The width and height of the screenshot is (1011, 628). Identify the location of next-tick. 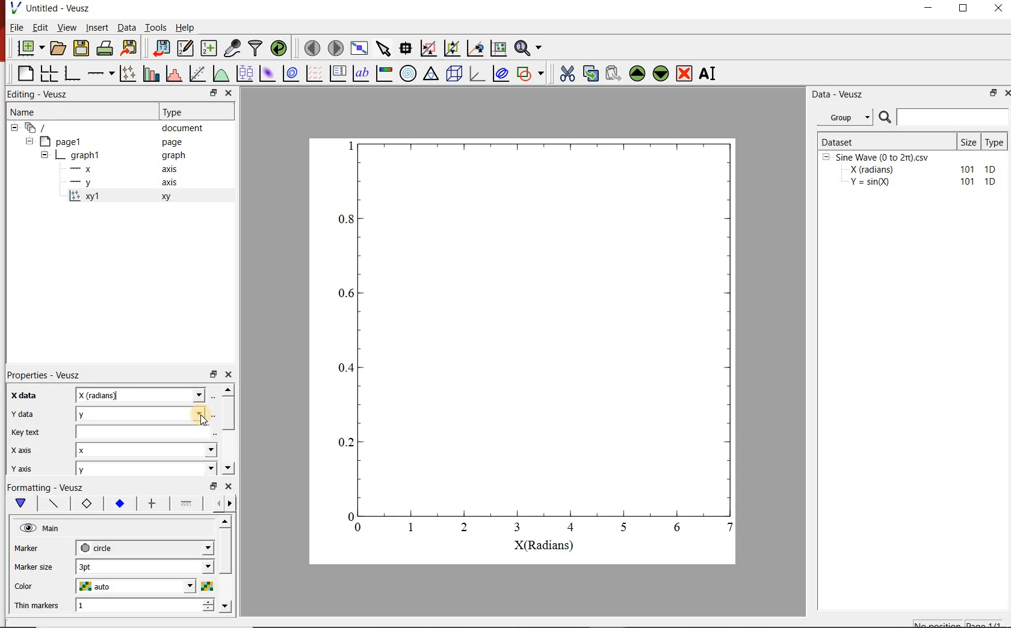
(144, 547).